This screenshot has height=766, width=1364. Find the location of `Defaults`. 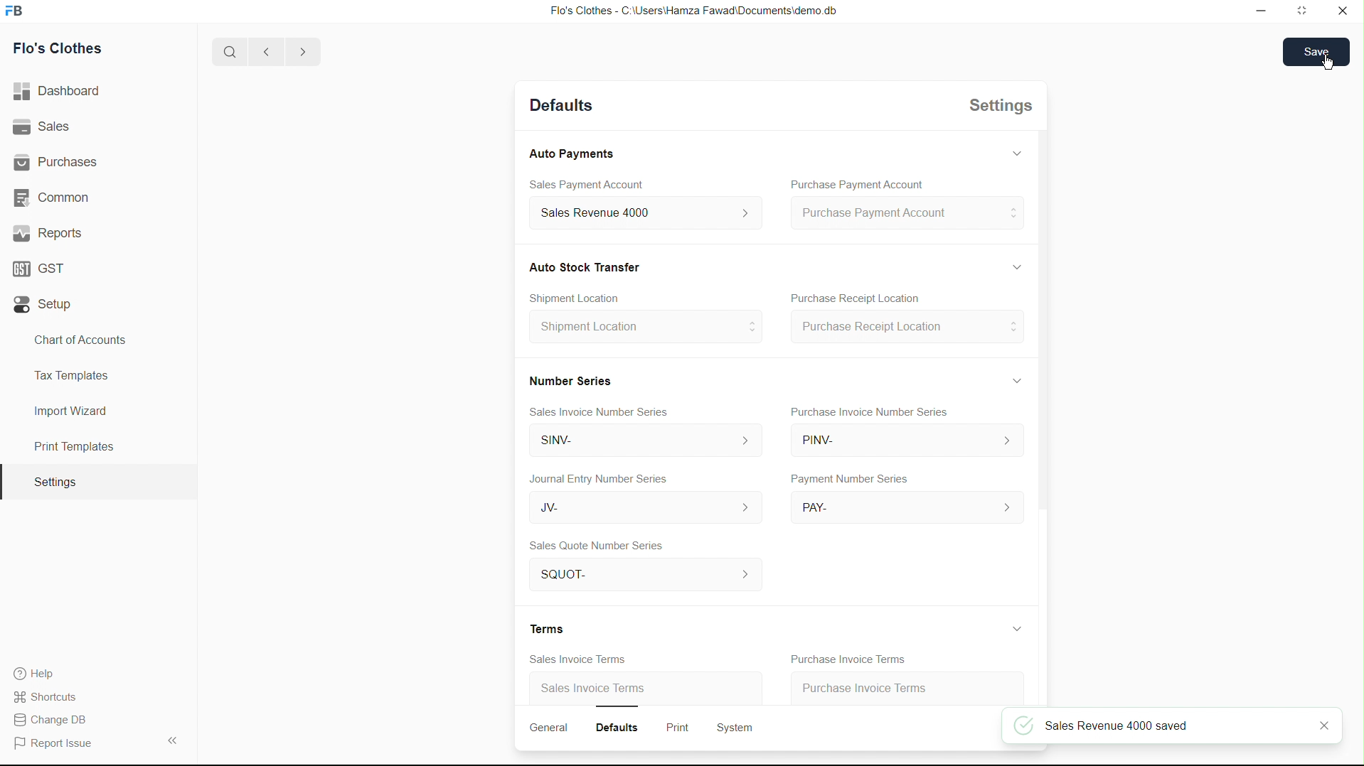

Defaults is located at coordinates (622, 728).